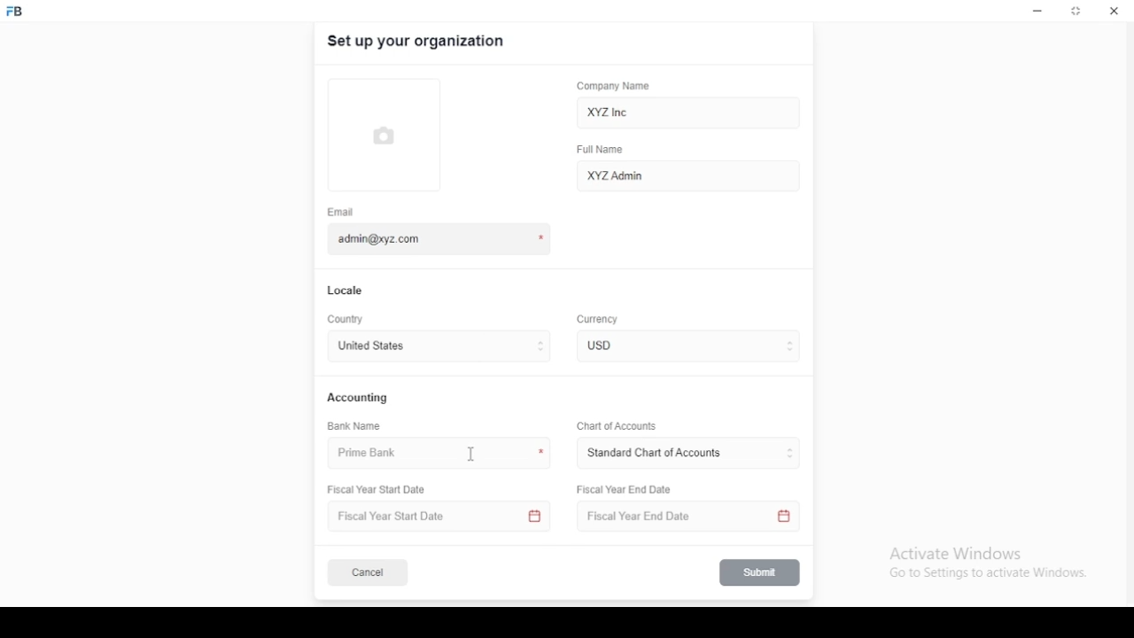  What do you see at coordinates (473, 455) in the screenshot?
I see `mouse pointer` at bounding box center [473, 455].